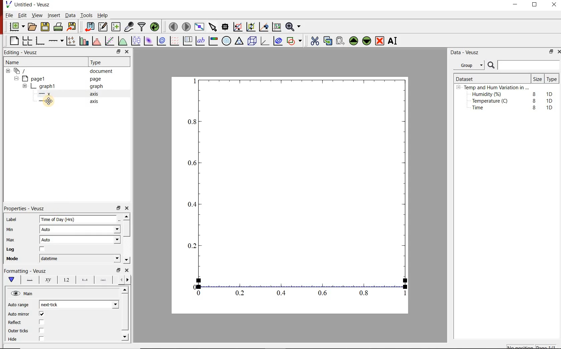  What do you see at coordinates (202, 40) in the screenshot?
I see `text label` at bounding box center [202, 40].